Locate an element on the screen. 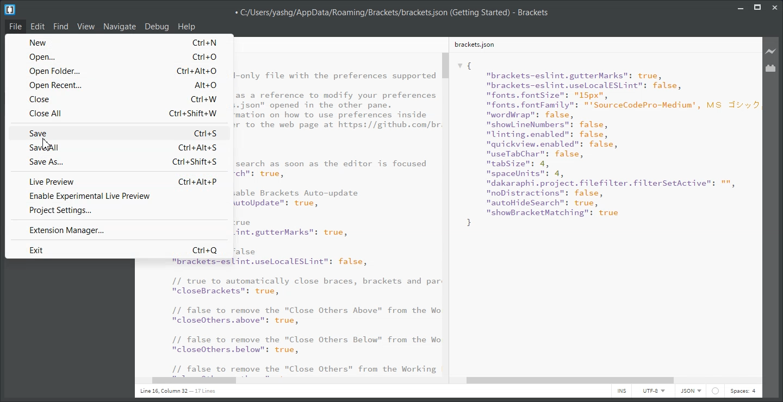  Horizontal Scroll Bar is located at coordinates (607, 379).